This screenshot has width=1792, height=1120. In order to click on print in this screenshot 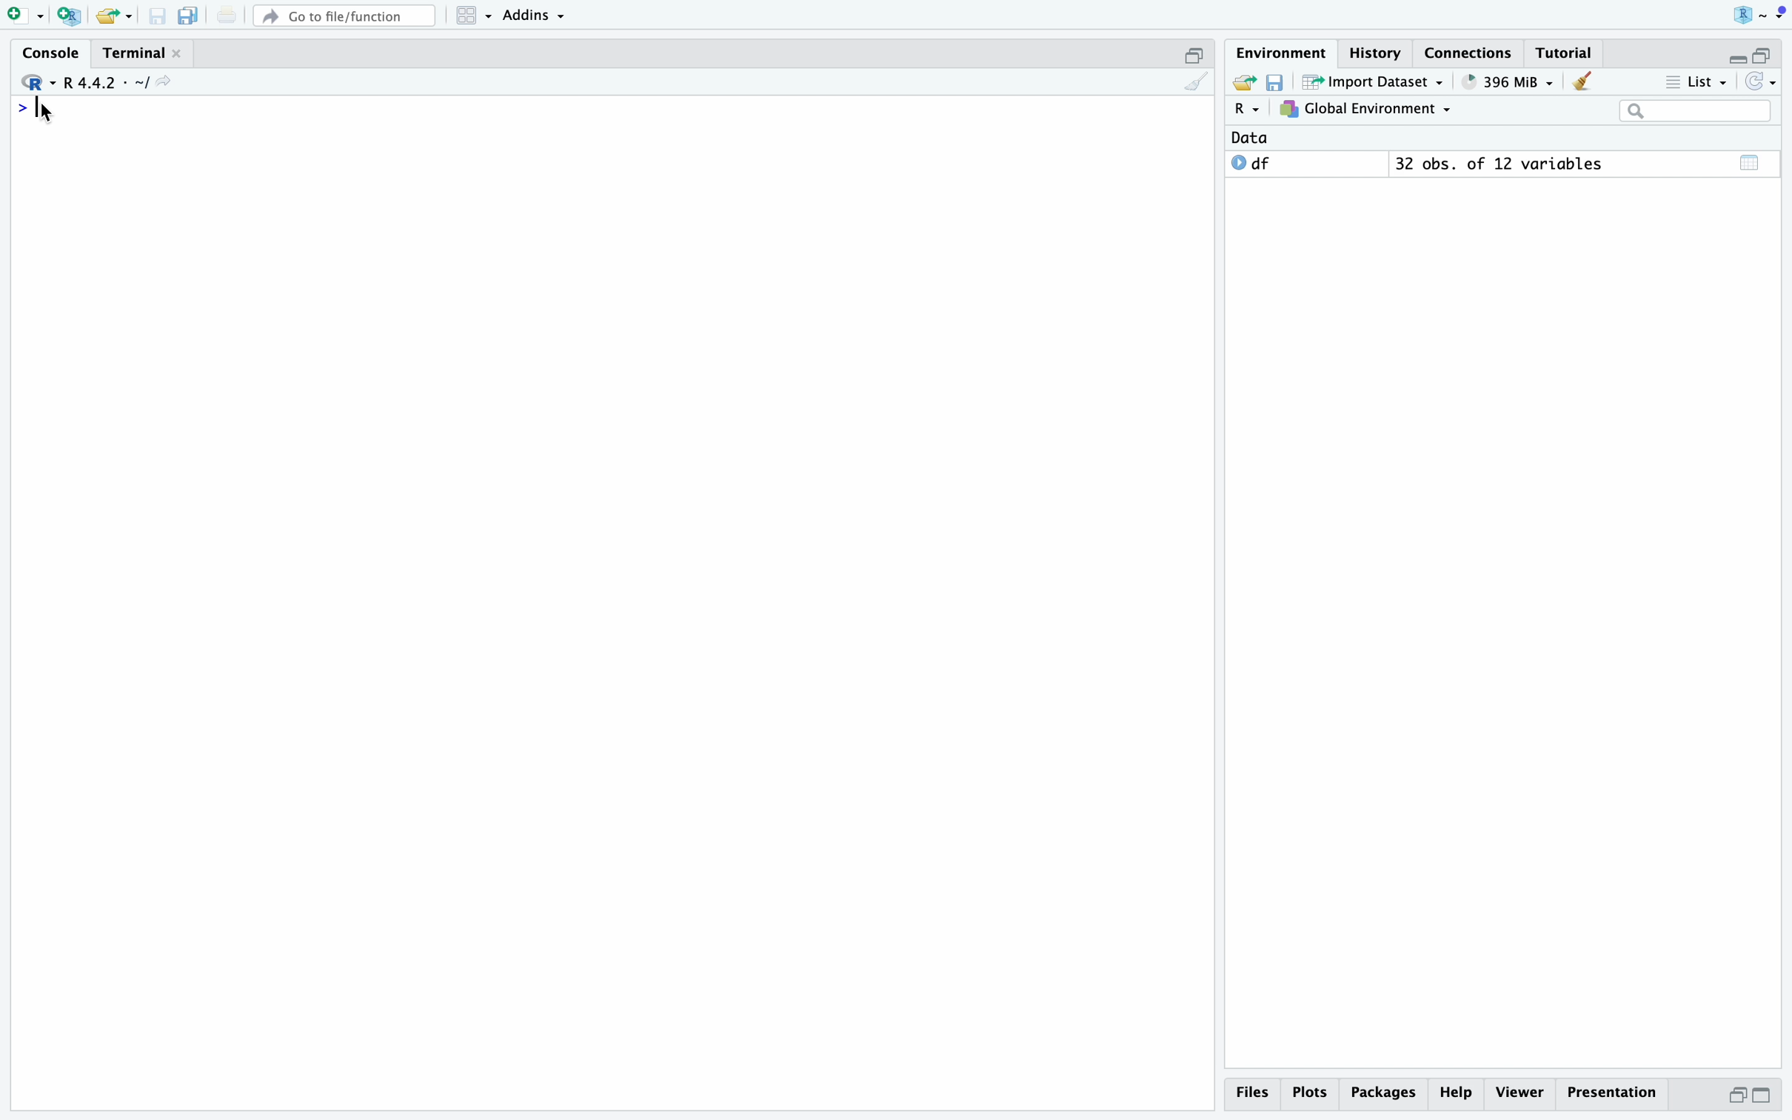, I will do `click(227, 16)`.